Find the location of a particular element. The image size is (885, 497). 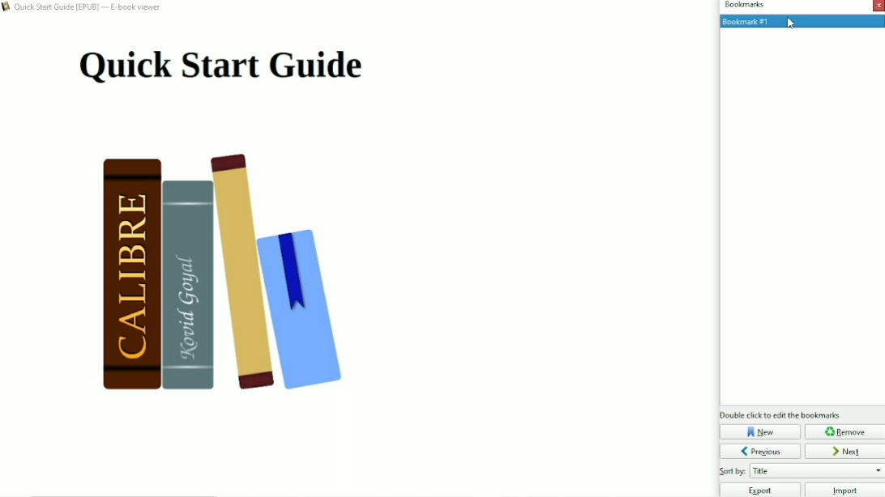

Sort by is located at coordinates (817, 471).